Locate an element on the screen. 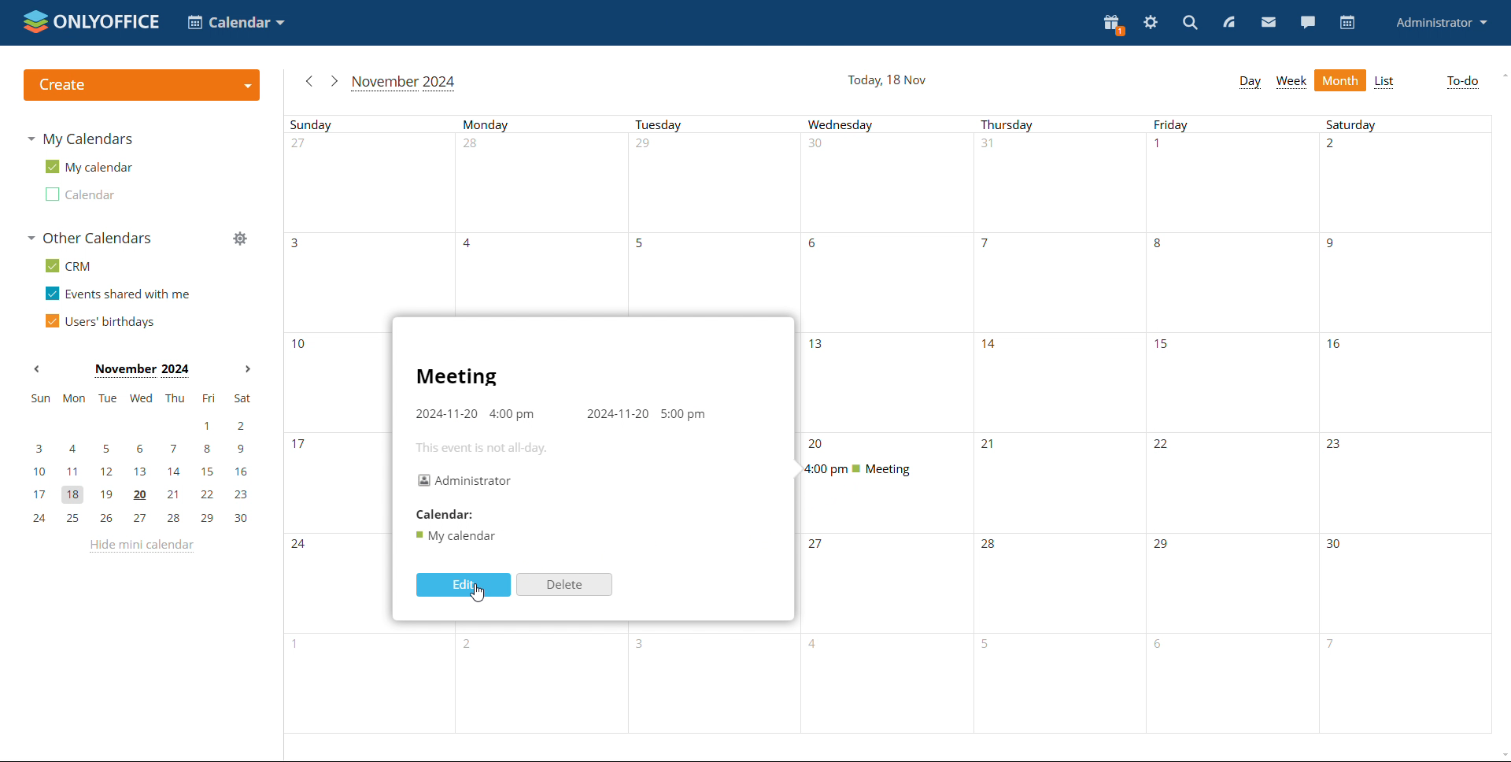 The width and height of the screenshot is (1511, 762). calendar is located at coordinates (1349, 22).